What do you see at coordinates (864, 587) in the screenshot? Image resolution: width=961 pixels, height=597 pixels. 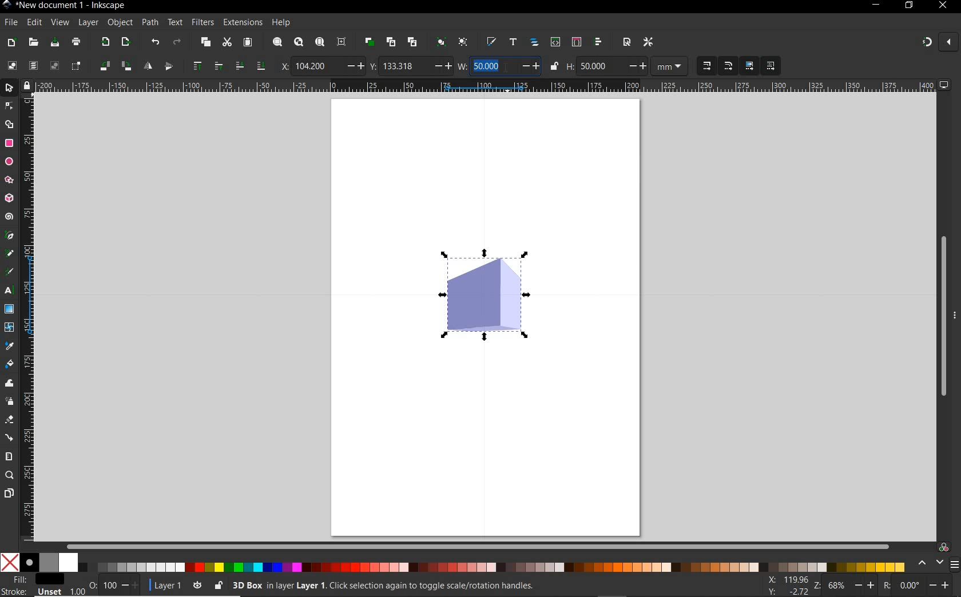 I see `increase/decrease` at bounding box center [864, 587].